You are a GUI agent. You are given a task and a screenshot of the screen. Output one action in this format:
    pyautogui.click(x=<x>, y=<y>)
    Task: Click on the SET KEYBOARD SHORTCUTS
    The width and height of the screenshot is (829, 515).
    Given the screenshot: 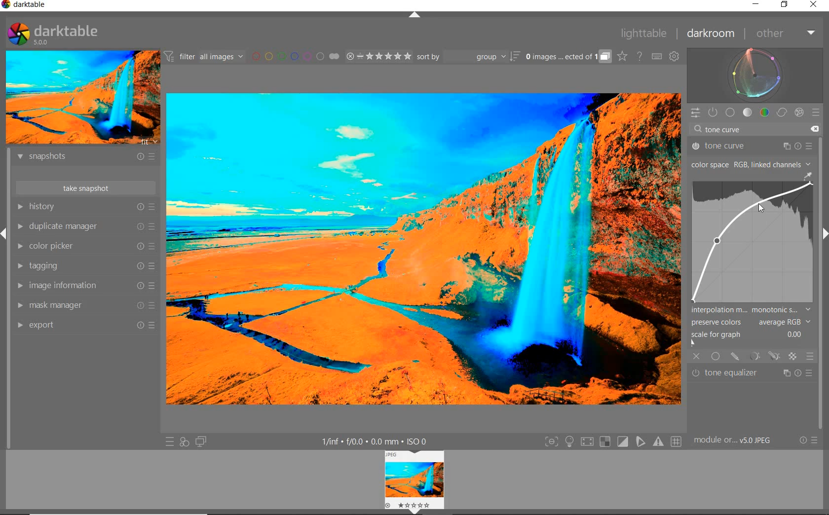 What is the action you would take?
    pyautogui.click(x=657, y=57)
    